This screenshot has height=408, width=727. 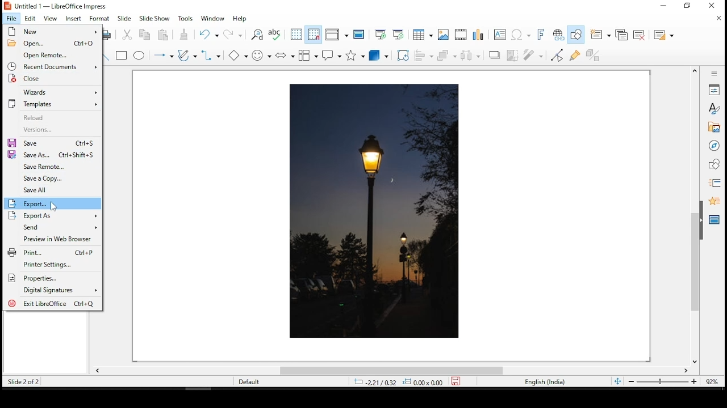 What do you see at coordinates (145, 36) in the screenshot?
I see `copy` at bounding box center [145, 36].